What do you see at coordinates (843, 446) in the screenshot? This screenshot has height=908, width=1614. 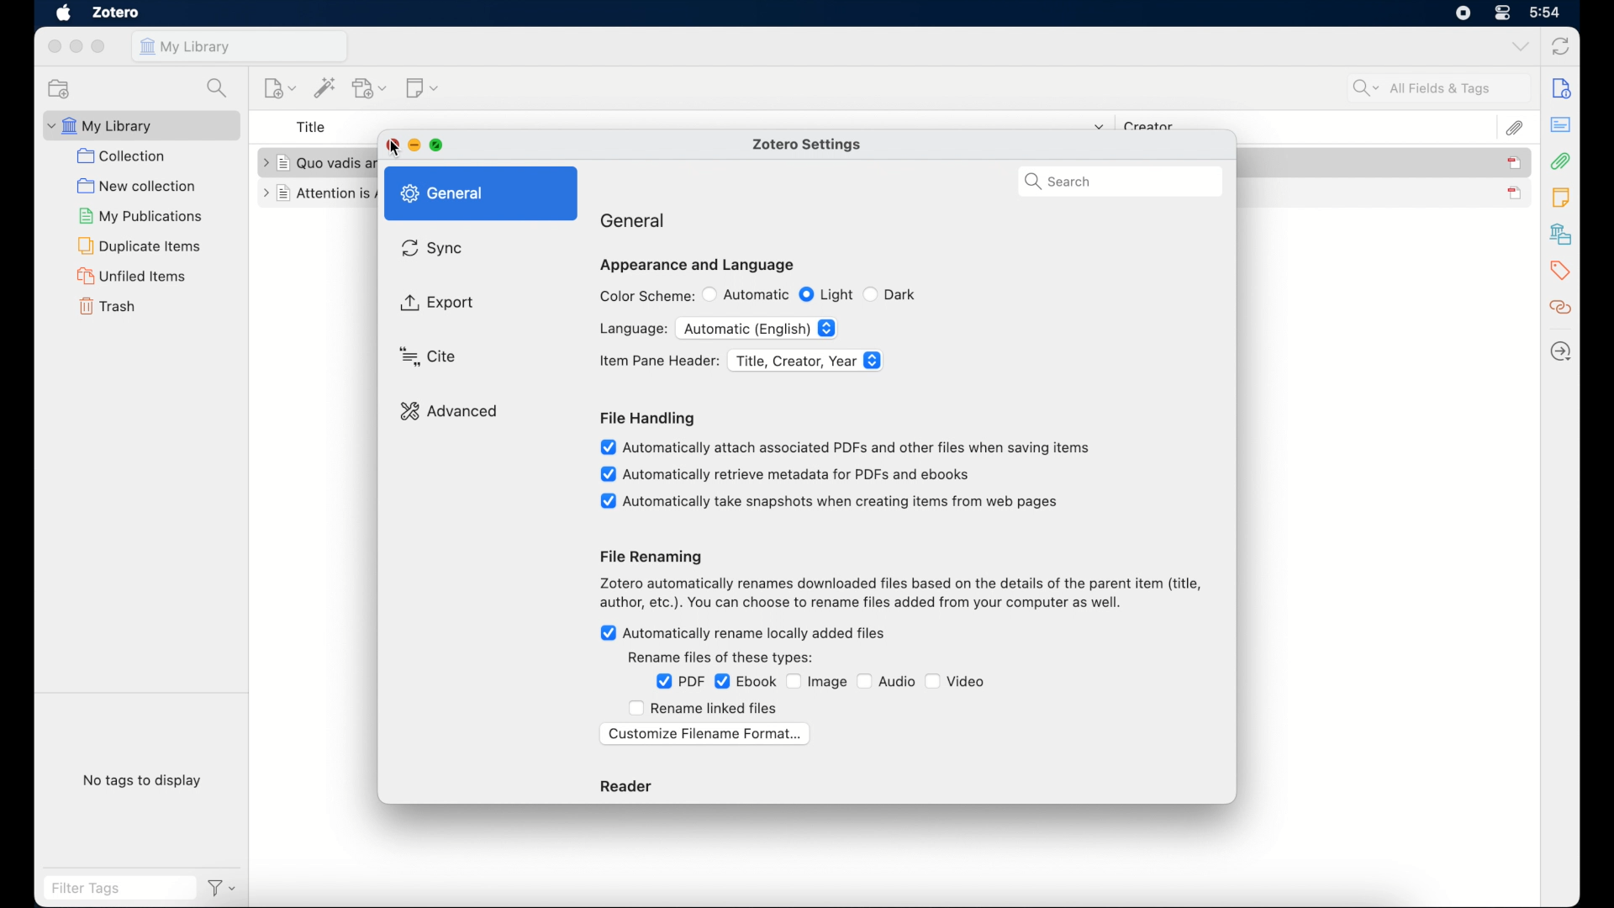 I see `automatically attach associated pdfs and other files when saving items` at bounding box center [843, 446].